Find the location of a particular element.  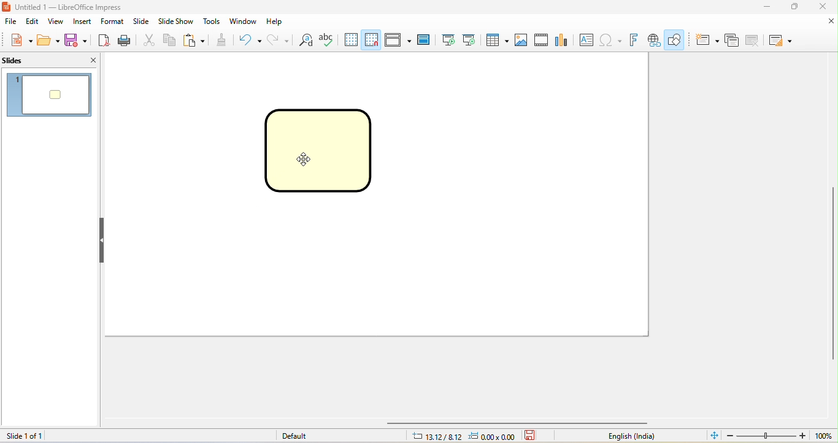

cursor is located at coordinates (304, 158).